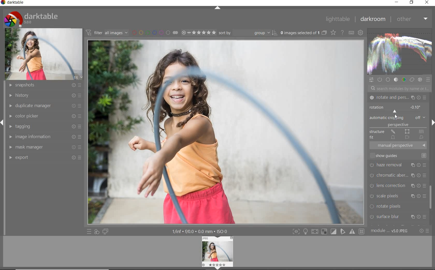 The image size is (435, 270). I want to click on collapse grouped images, so click(324, 33).